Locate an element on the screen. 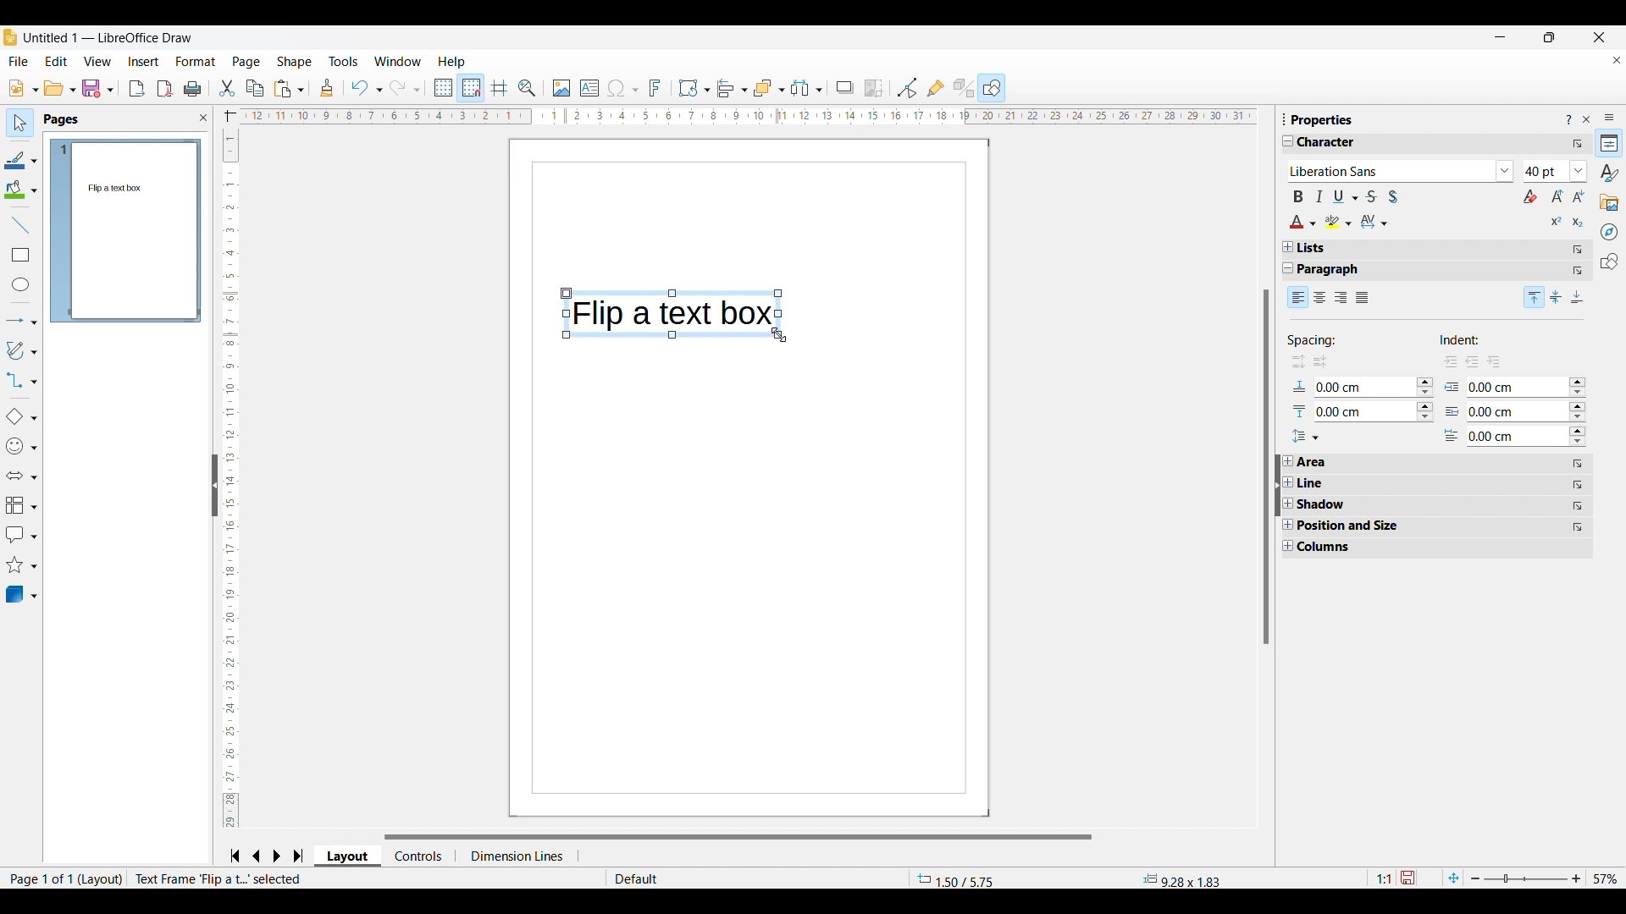 The height and width of the screenshot is (914, 1626). Expand is located at coordinates (1288, 247).